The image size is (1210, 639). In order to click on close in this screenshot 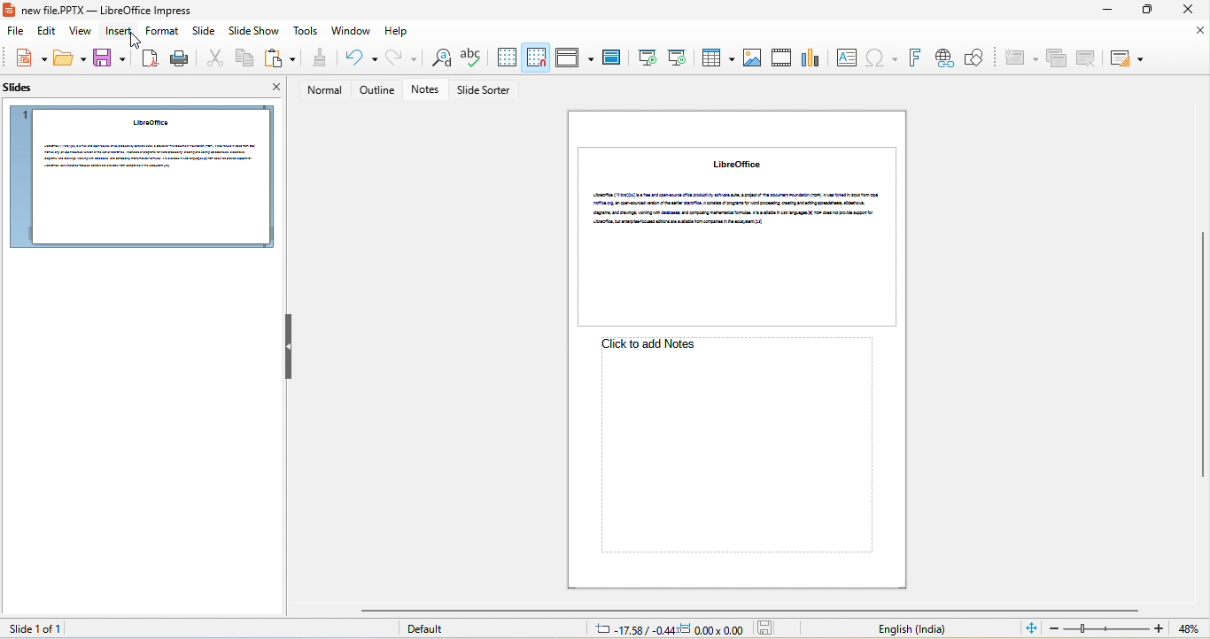, I will do `click(269, 89)`.